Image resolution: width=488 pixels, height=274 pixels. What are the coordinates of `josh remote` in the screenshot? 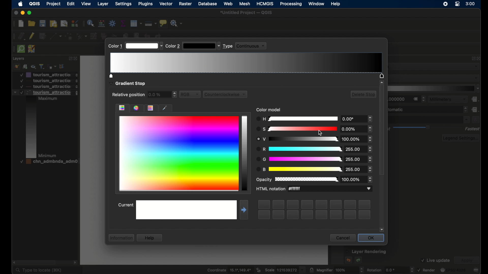 It's located at (32, 49).